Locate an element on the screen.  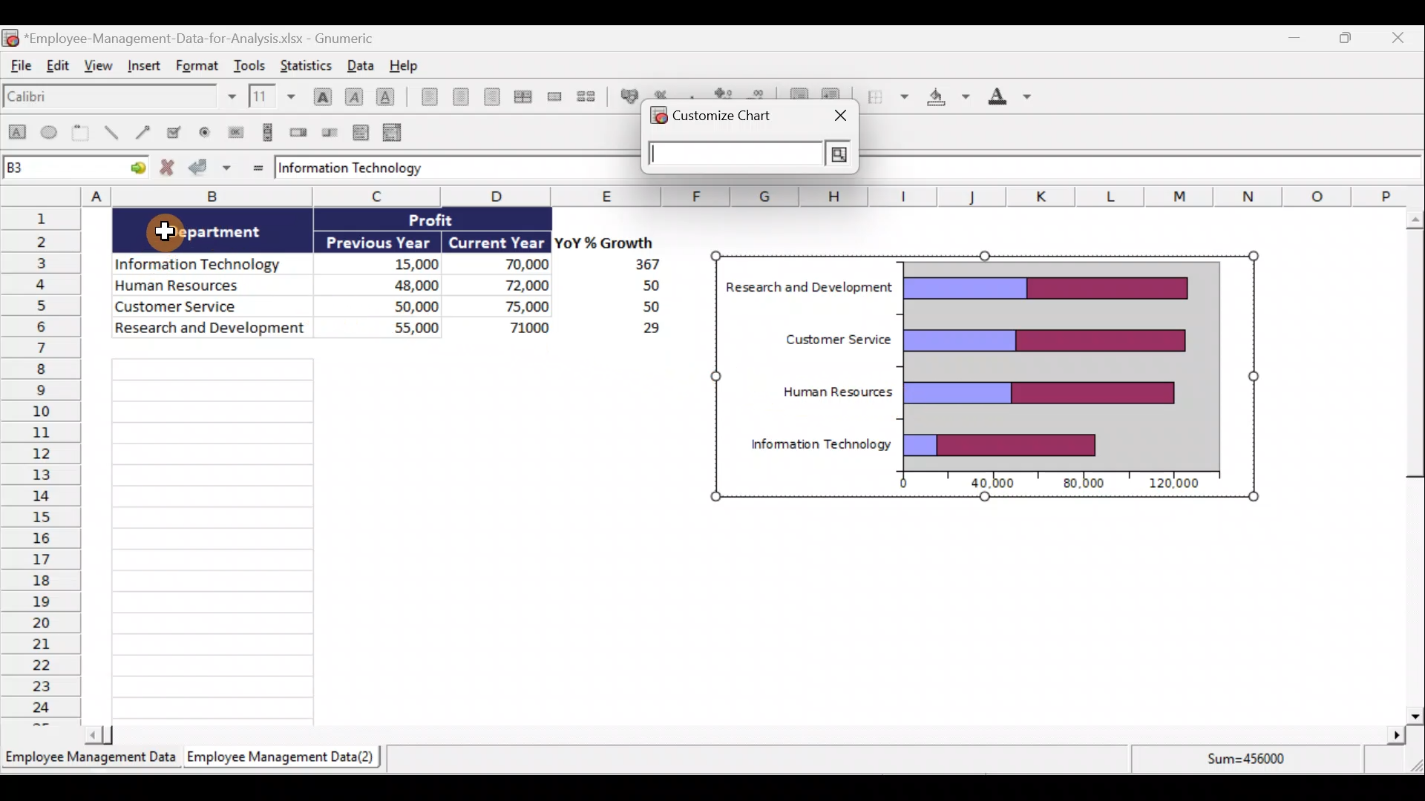
Foreground is located at coordinates (1005, 99).